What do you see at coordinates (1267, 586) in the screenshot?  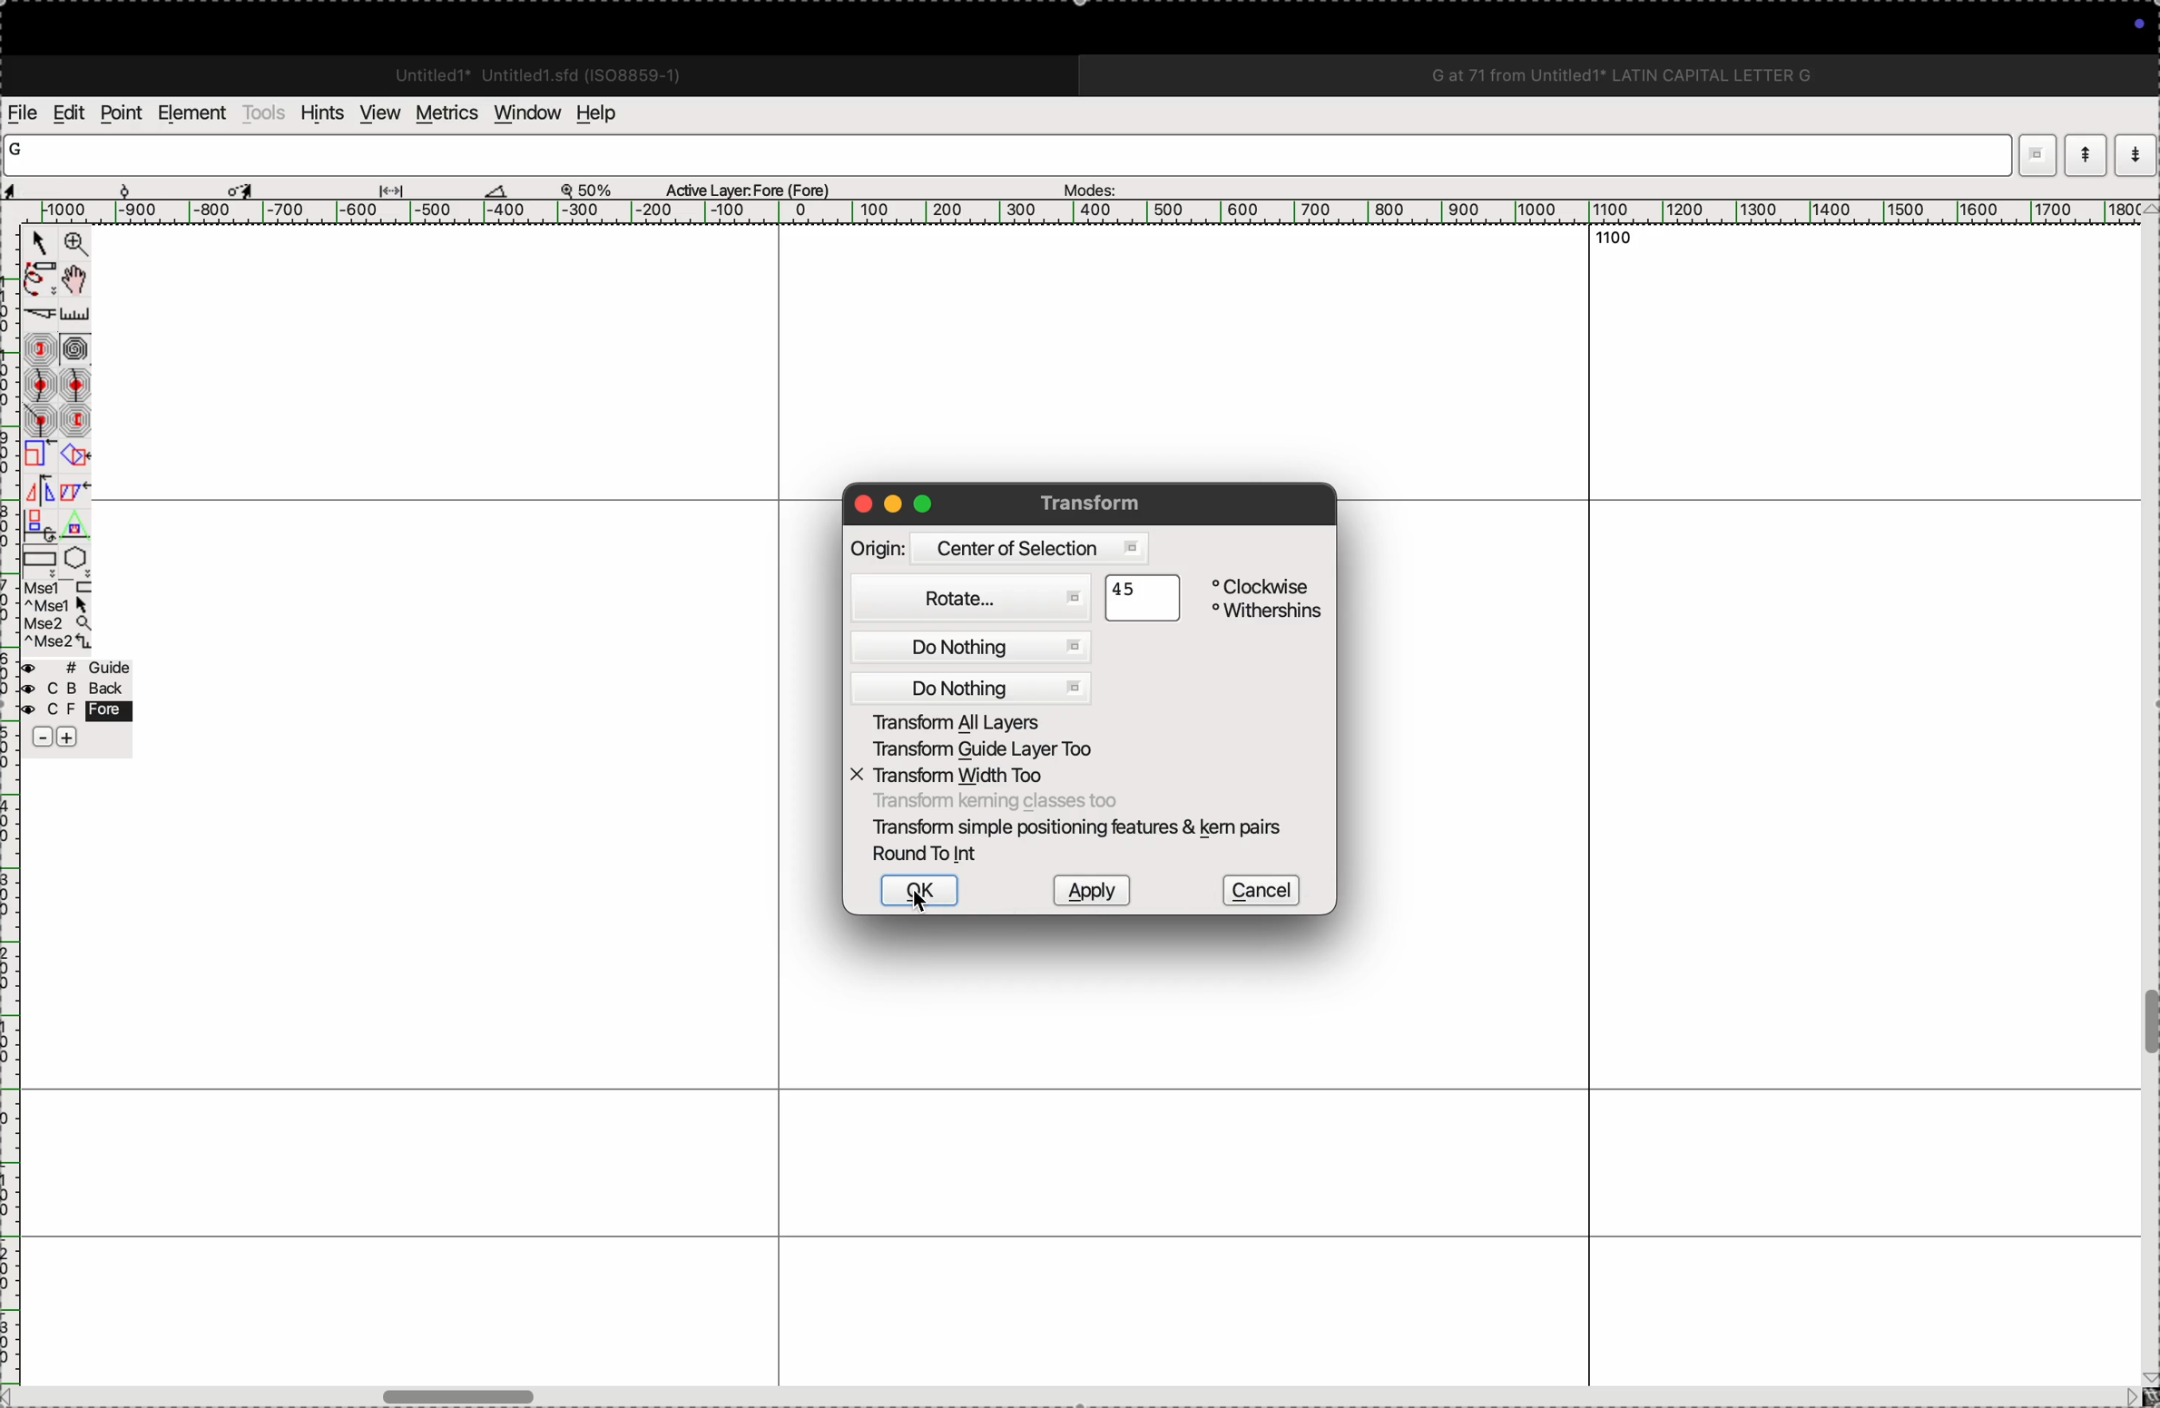 I see `Clockwise` at bounding box center [1267, 586].